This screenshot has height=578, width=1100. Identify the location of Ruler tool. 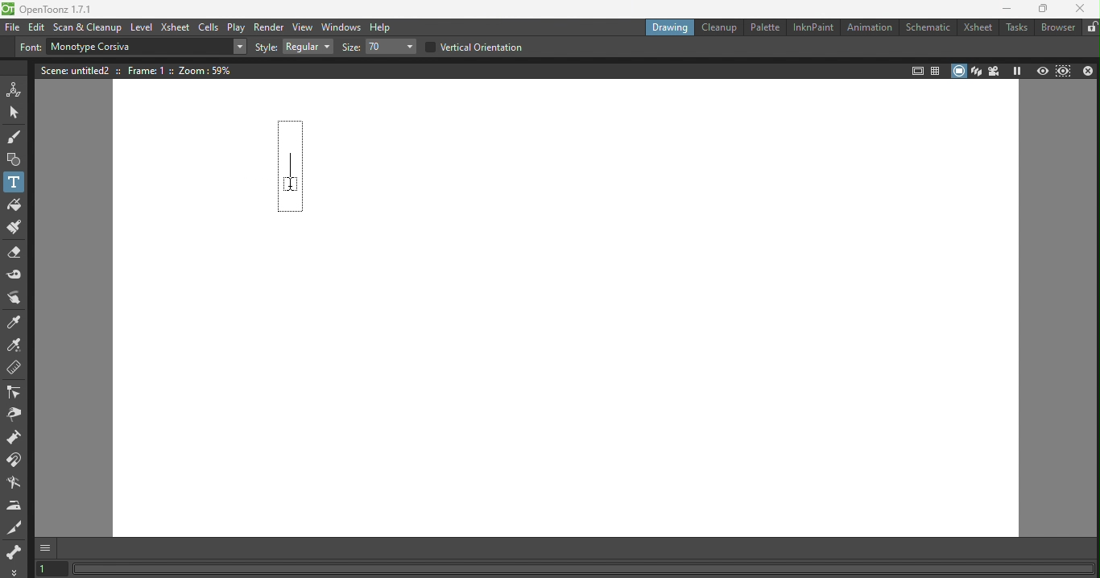
(14, 368).